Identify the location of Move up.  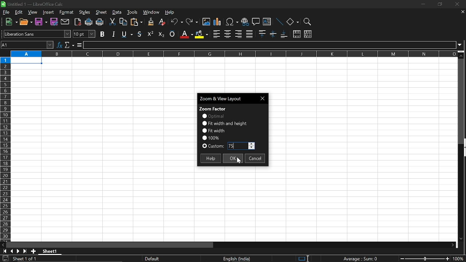
(461, 56).